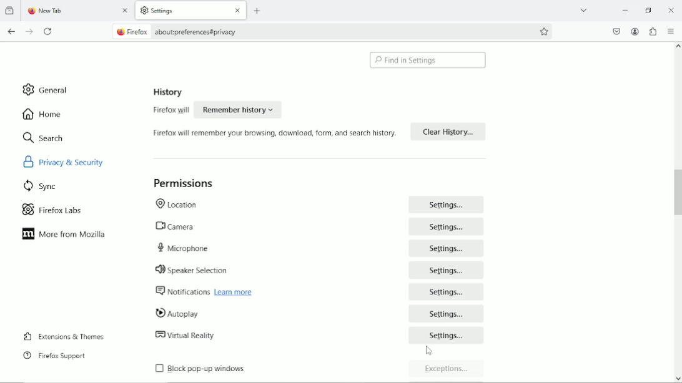 This screenshot has width=682, height=383. What do you see at coordinates (446, 336) in the screenshot?
I see `Settings...` at bounding box center [446, 336].